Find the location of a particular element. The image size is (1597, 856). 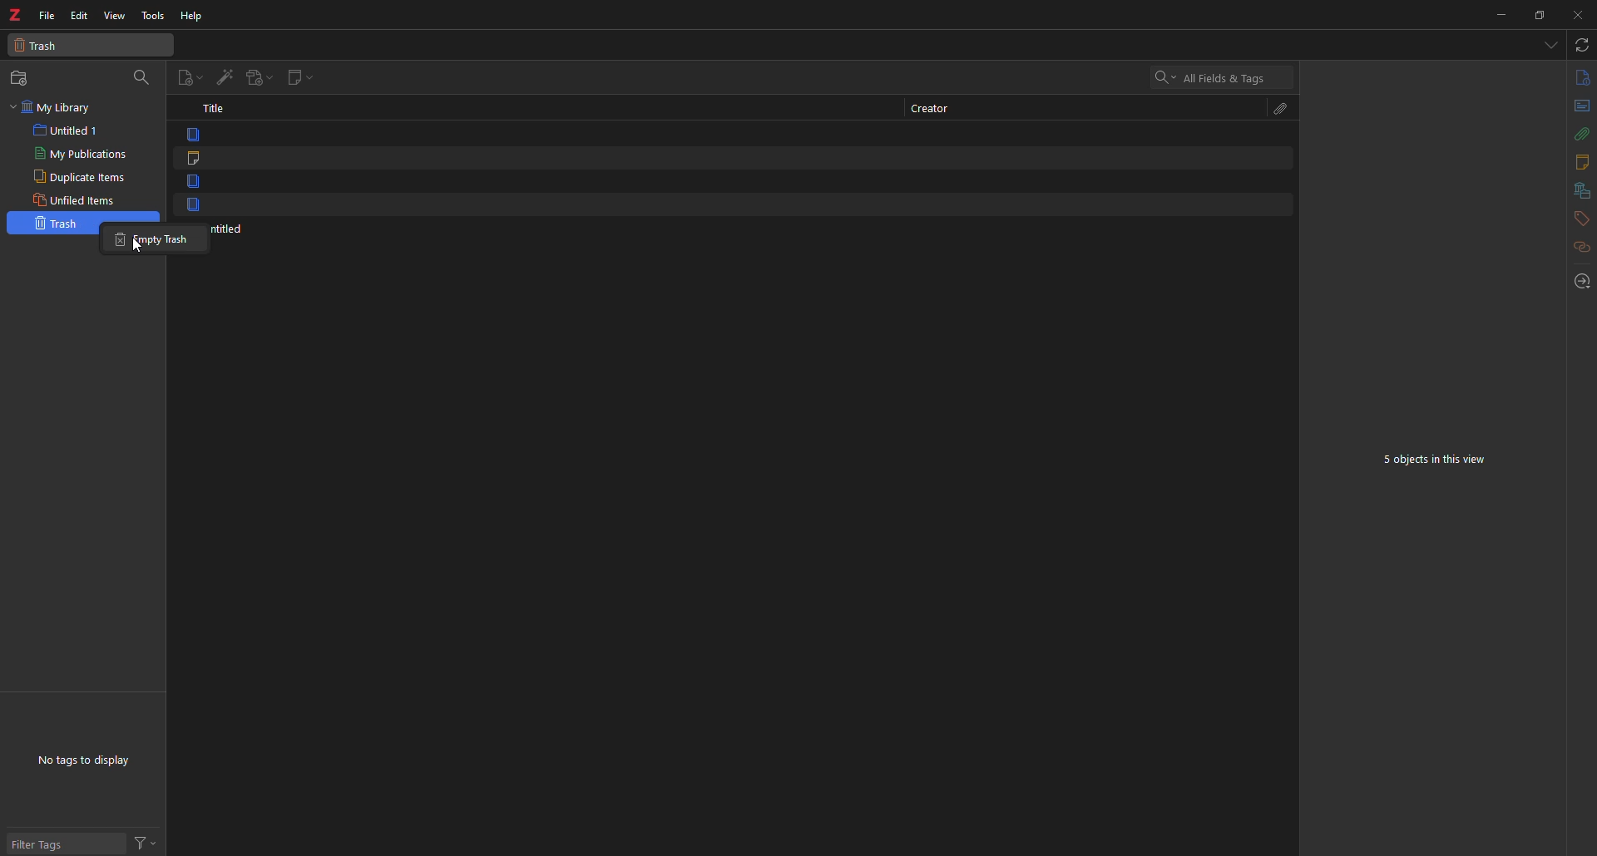

locate is located at coordinates (1580, 278).